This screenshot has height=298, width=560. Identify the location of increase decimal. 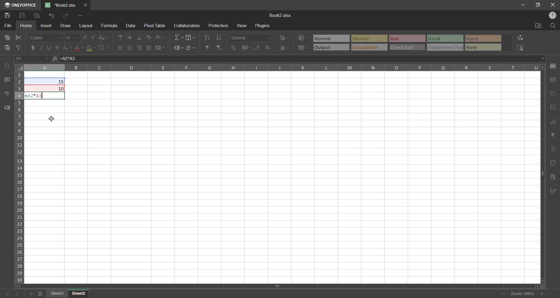
(268, 48).